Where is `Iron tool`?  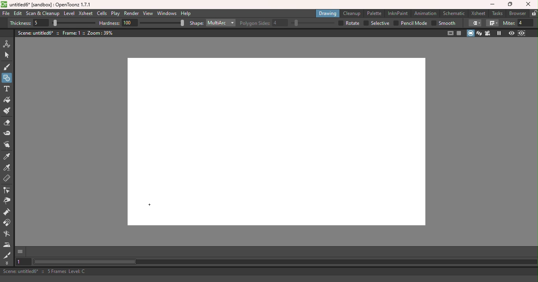
Iron tool is located at coordinates (7, 245).